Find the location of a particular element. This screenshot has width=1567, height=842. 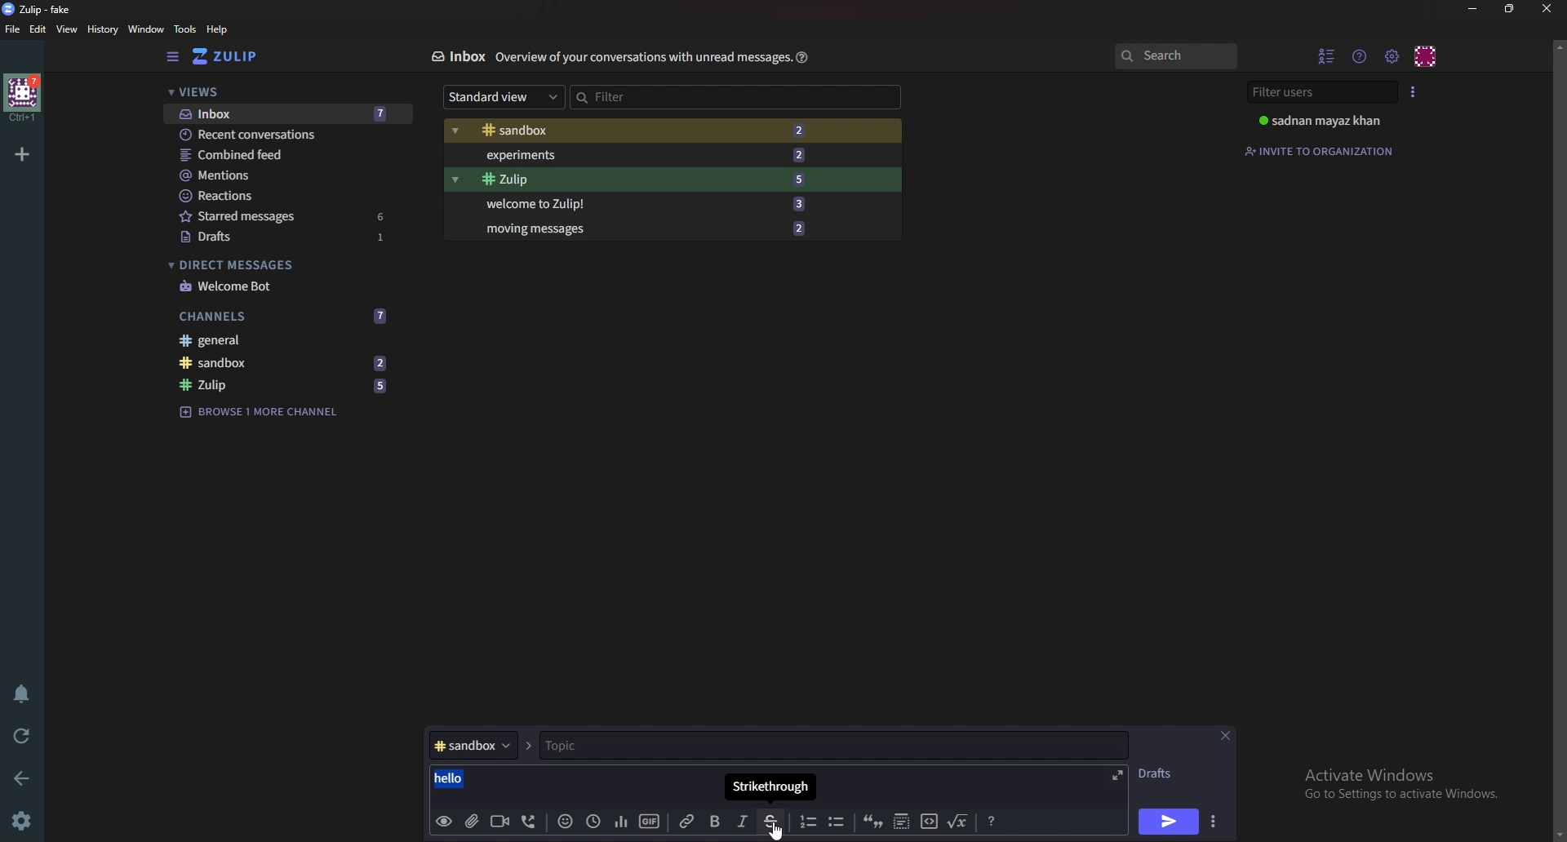

Channels is located at coordinates (286, 317).